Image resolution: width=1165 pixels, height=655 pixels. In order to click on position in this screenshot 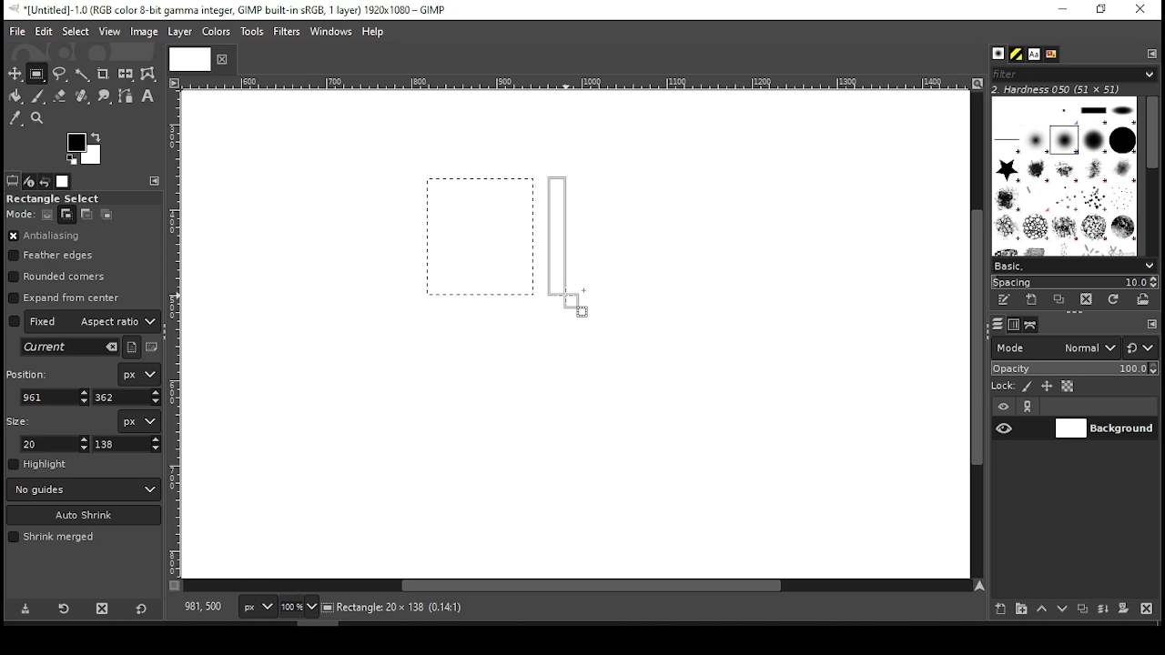, I will do `click(30, 372)`.